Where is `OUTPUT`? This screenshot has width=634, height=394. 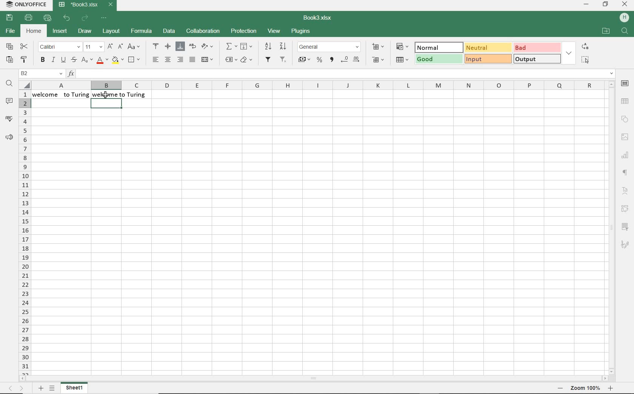
OUTPUT is located at coordinates (537, 59).